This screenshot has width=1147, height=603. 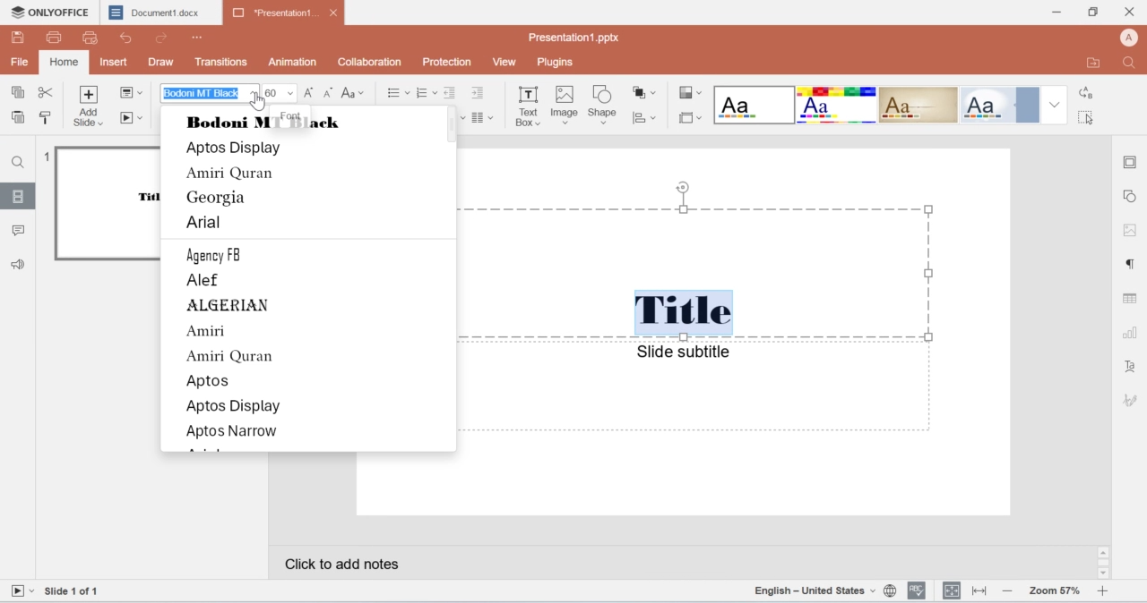 What do you see at coordinates (232, 305) in the screenshot?
I see `ALGERIAN` at bounding box center [232, 305].